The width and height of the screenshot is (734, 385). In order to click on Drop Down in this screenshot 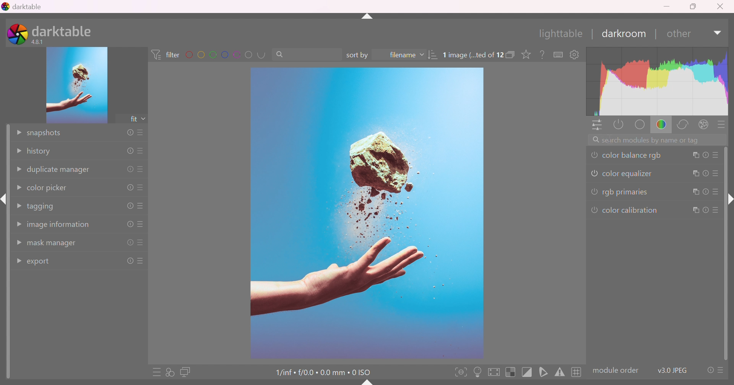, I will do `click(19, 205)`.